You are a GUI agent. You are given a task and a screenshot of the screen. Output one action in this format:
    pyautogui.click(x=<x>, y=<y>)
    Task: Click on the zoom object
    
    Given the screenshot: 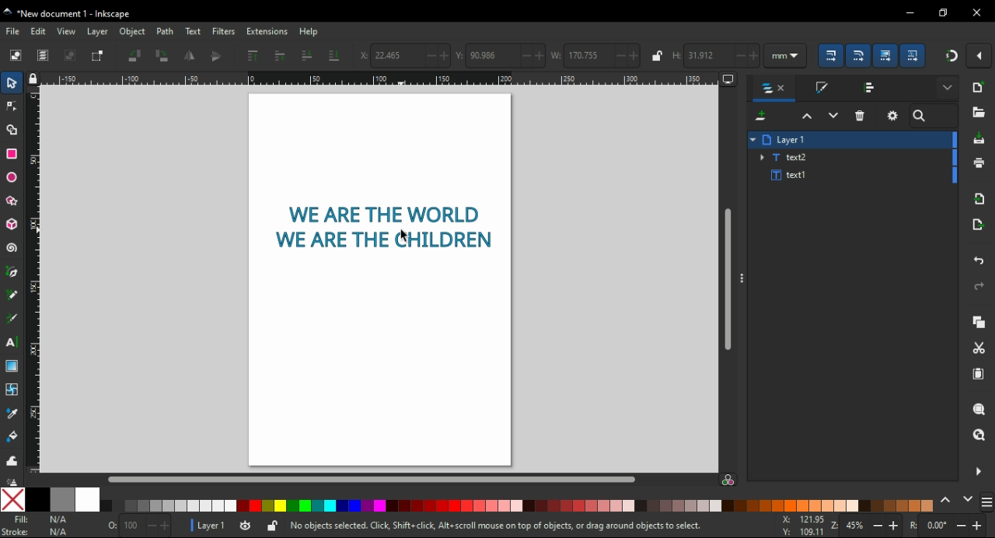 What is the action you would take?
    pyautogui.click(x=978, y=409)
    